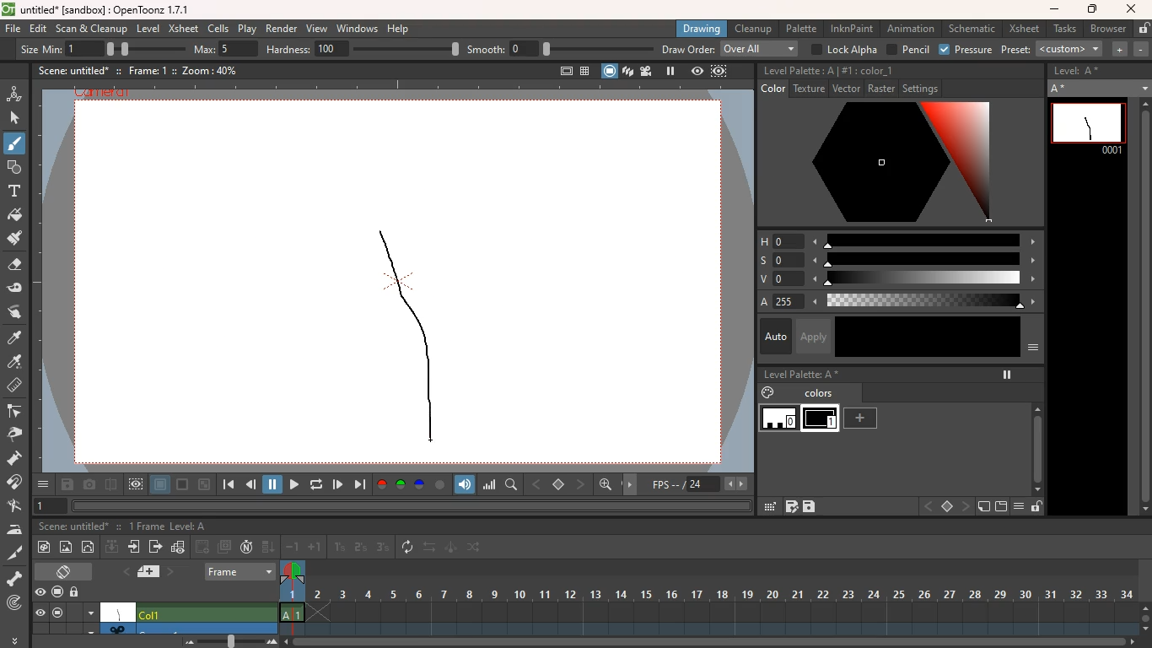 This screenshot has height=648, width=1152. Describe the element at coordinates (18, 151) in the screenshot. I see `Cursor` at that location.